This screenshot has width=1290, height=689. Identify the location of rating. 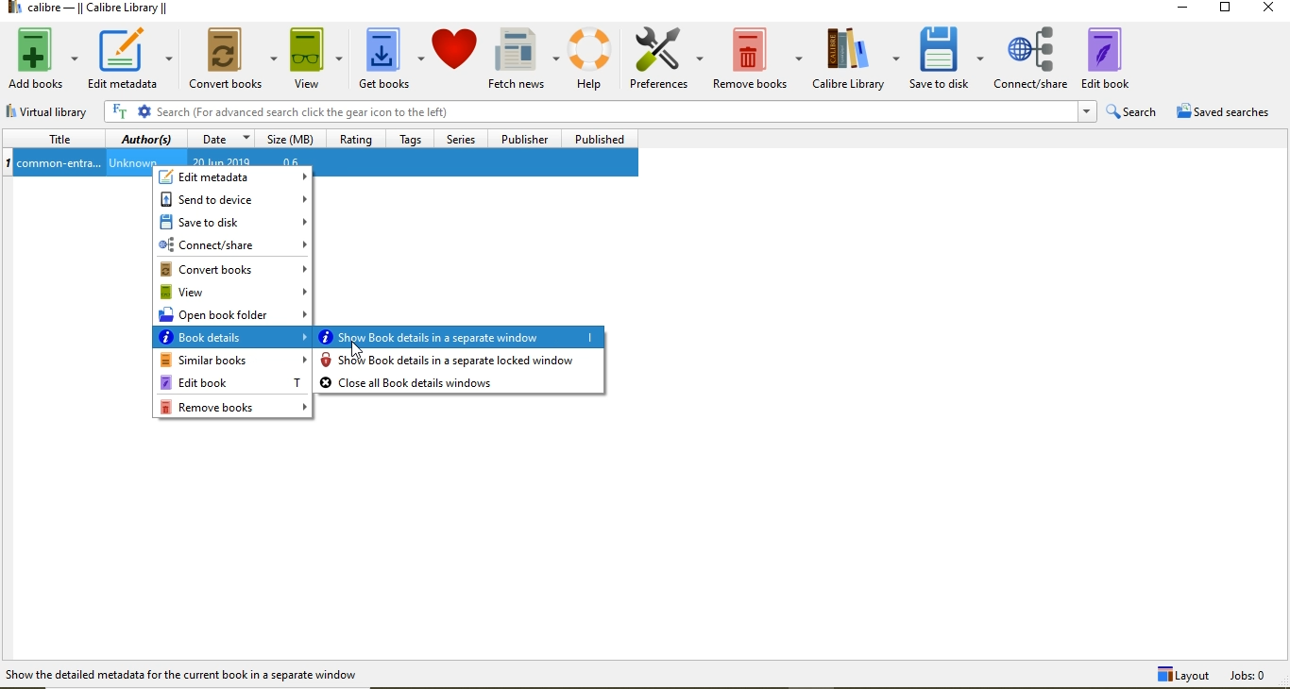
(357, 142).